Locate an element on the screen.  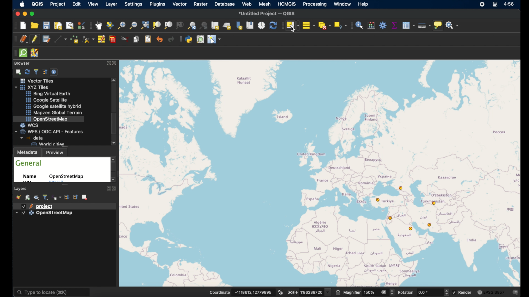
layer is located at coordinates (111, 4).